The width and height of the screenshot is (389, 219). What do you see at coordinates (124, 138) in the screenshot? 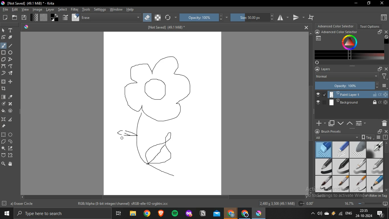
I see `cursor` at bounding box center [124, 138].